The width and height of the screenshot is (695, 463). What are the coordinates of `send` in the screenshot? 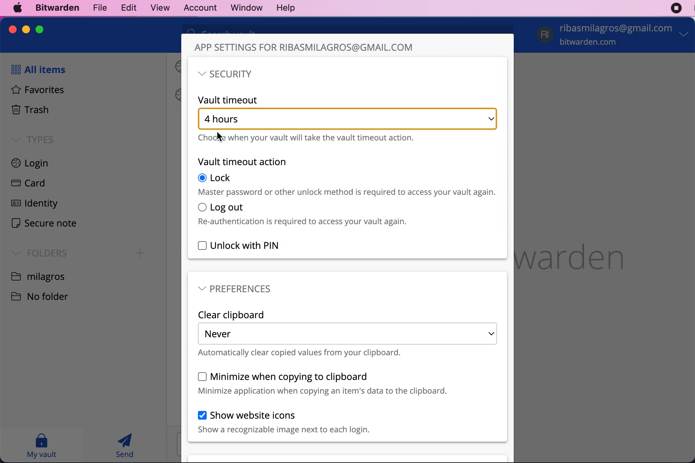 It's located at (126, 445).